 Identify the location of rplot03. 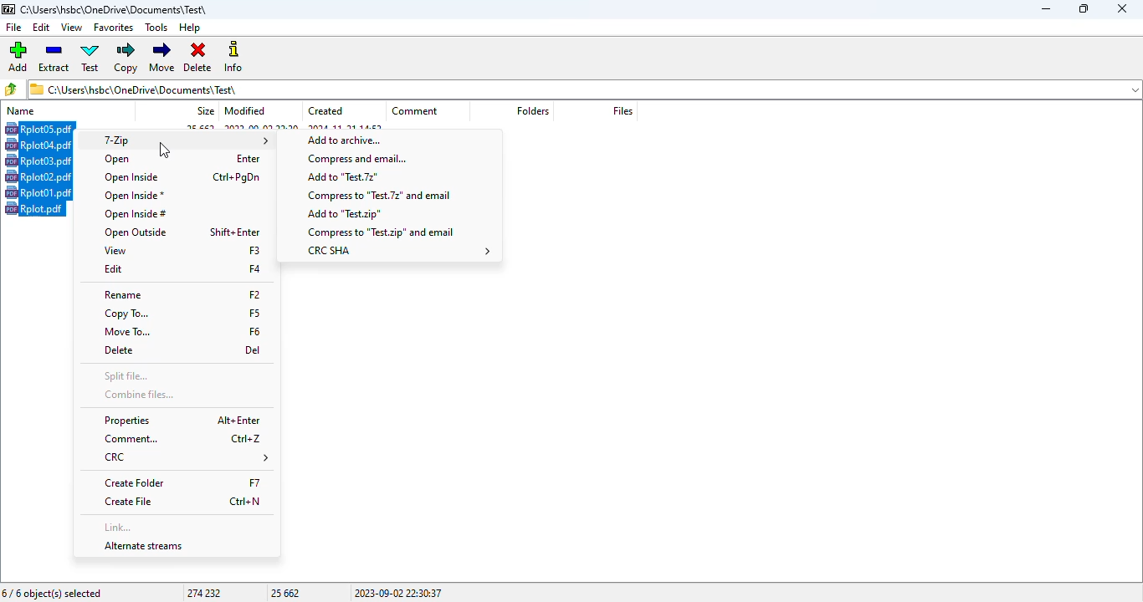
(38, 161).